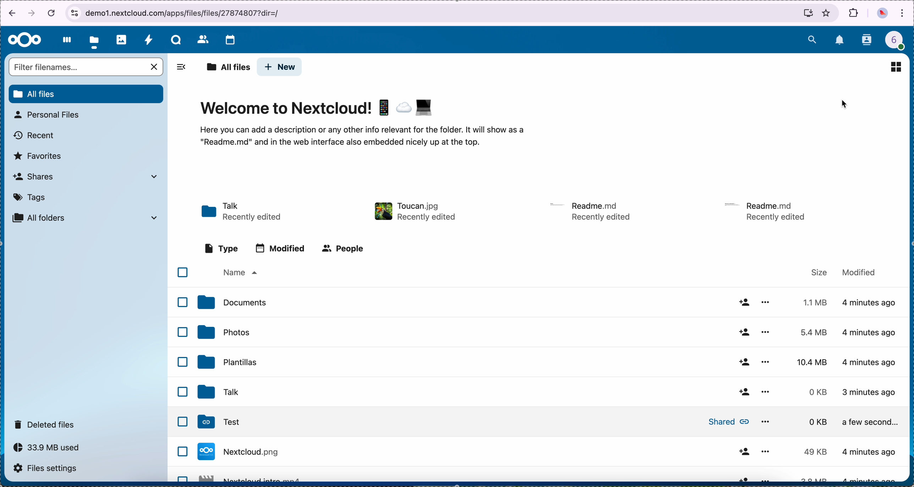  What do you see at coordinates (808, 333) in the screenshot?
I see `5.4 MB` at bounding box center [808, 333].